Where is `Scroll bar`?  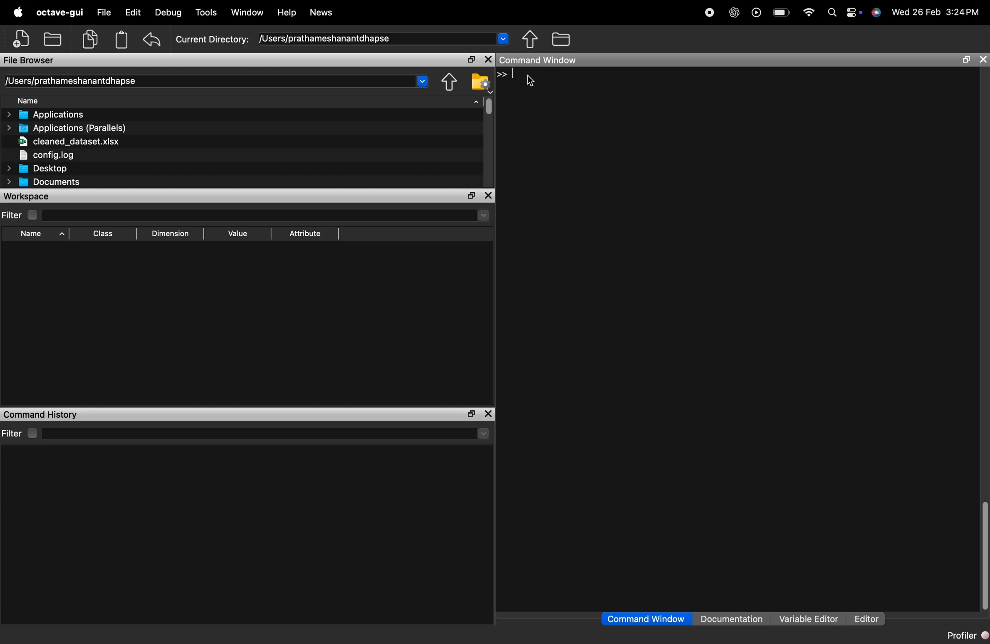
Scroll bar is located at coordinates (982, 557).